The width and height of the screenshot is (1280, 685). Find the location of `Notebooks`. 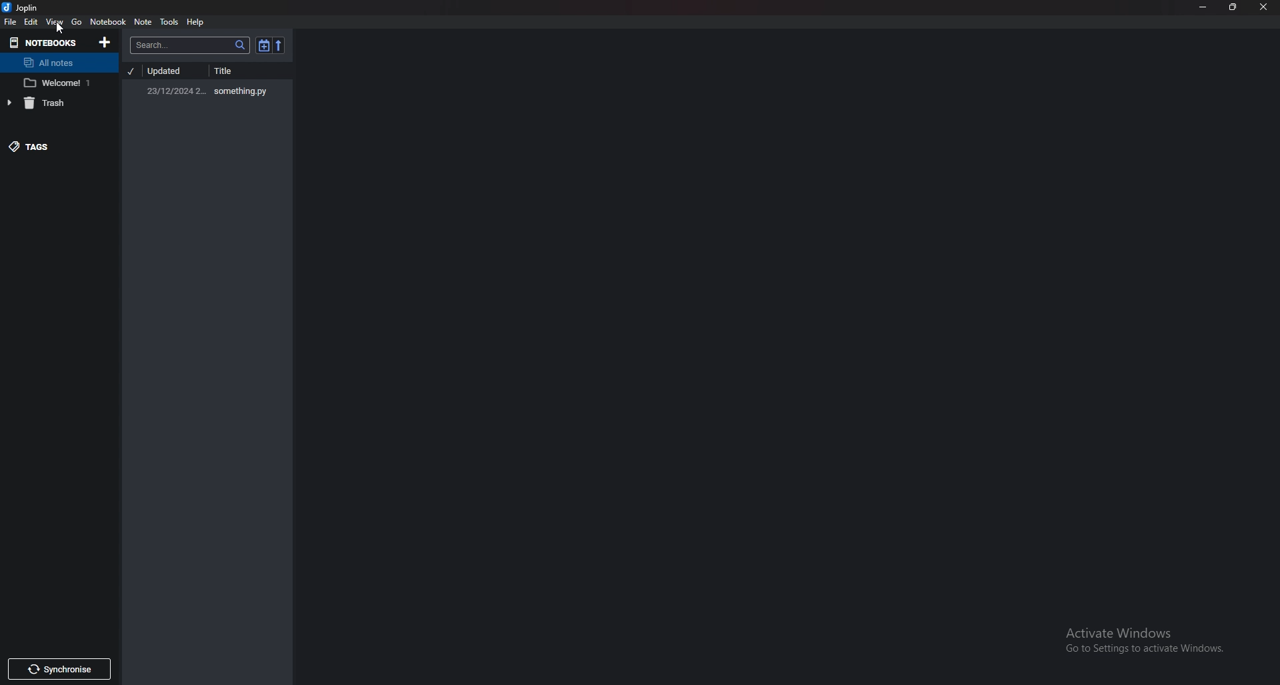

Notebooks is located at coordinates (45, 43).